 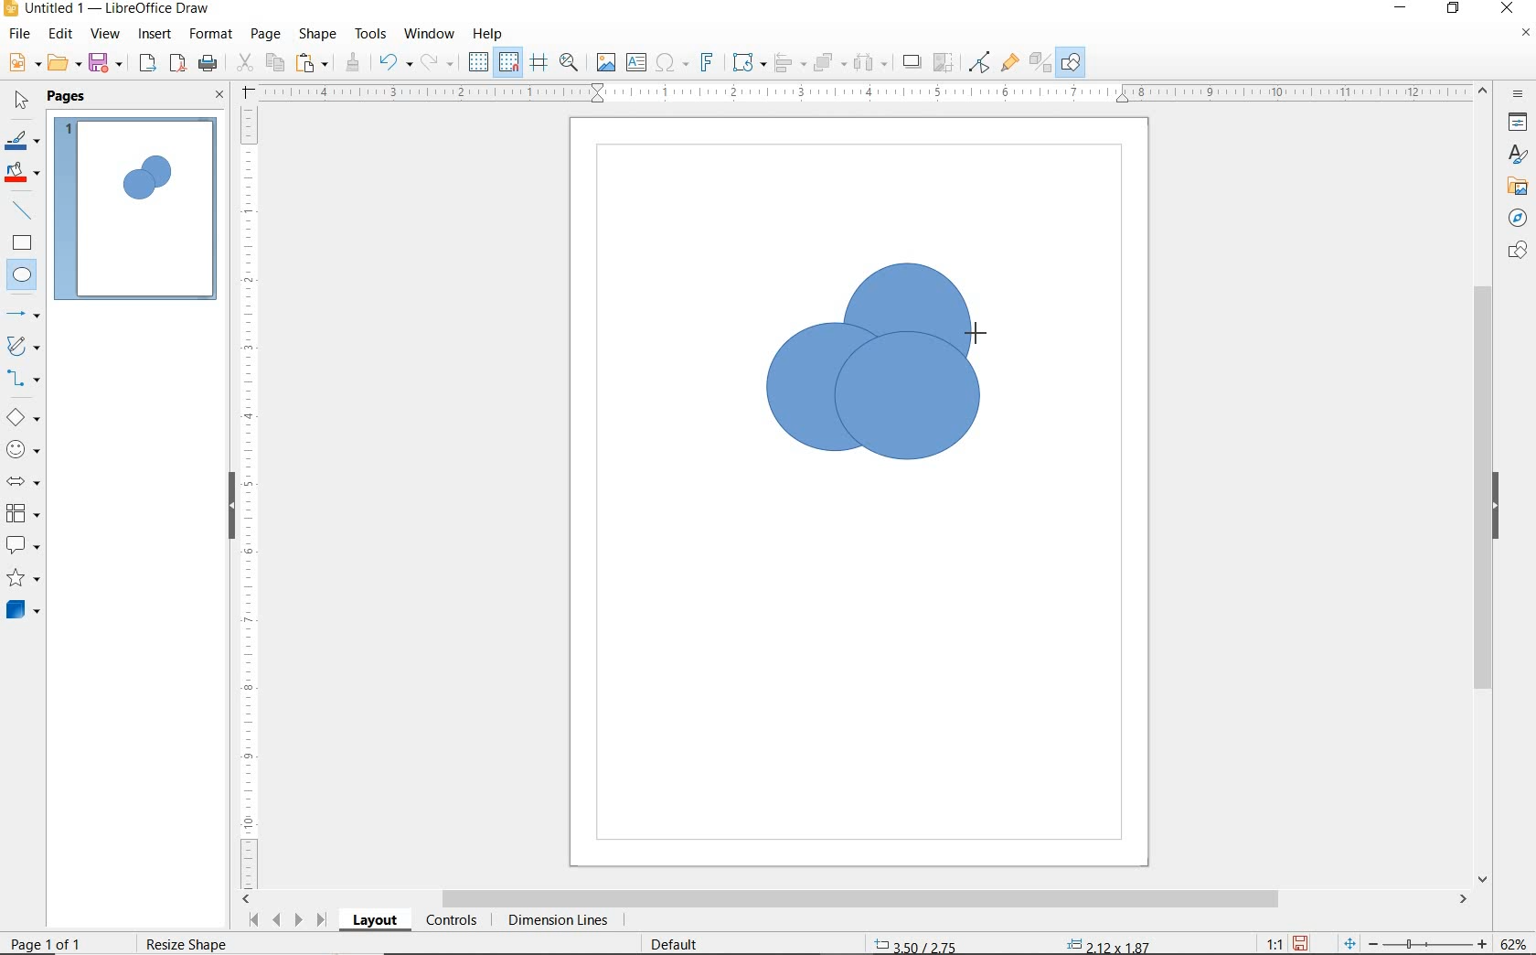 What do you see at coordinates (136, 214) in the screenshot?
I see `PAGE 1` at bounding box center [136, 214].